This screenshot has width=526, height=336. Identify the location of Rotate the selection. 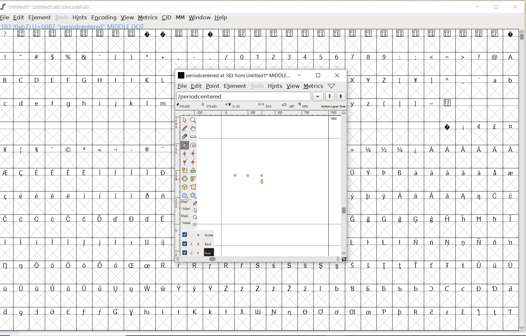
(193, 170).